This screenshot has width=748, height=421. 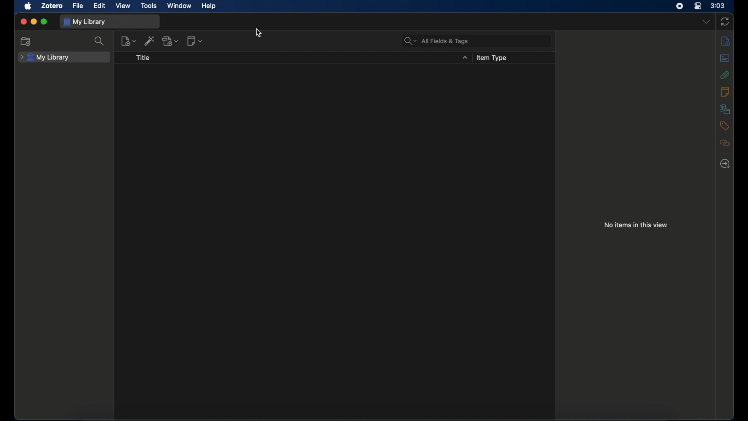 I want to click on time, so click(x=718, y=5).